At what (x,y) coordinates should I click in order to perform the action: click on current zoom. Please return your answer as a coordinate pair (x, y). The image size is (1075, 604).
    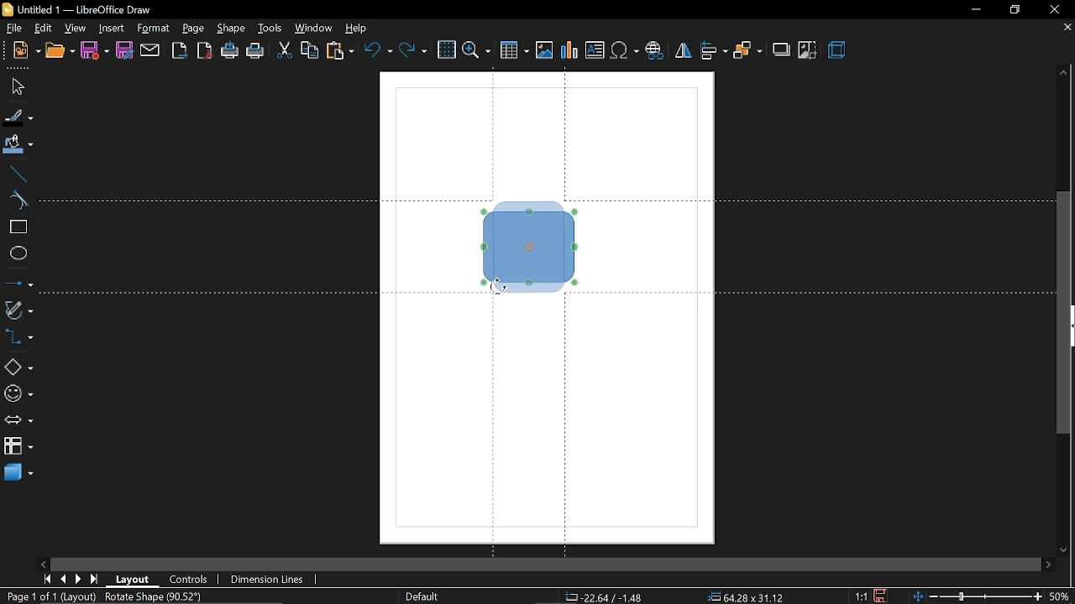
    Looking at the image, I should click on (1062, 597).